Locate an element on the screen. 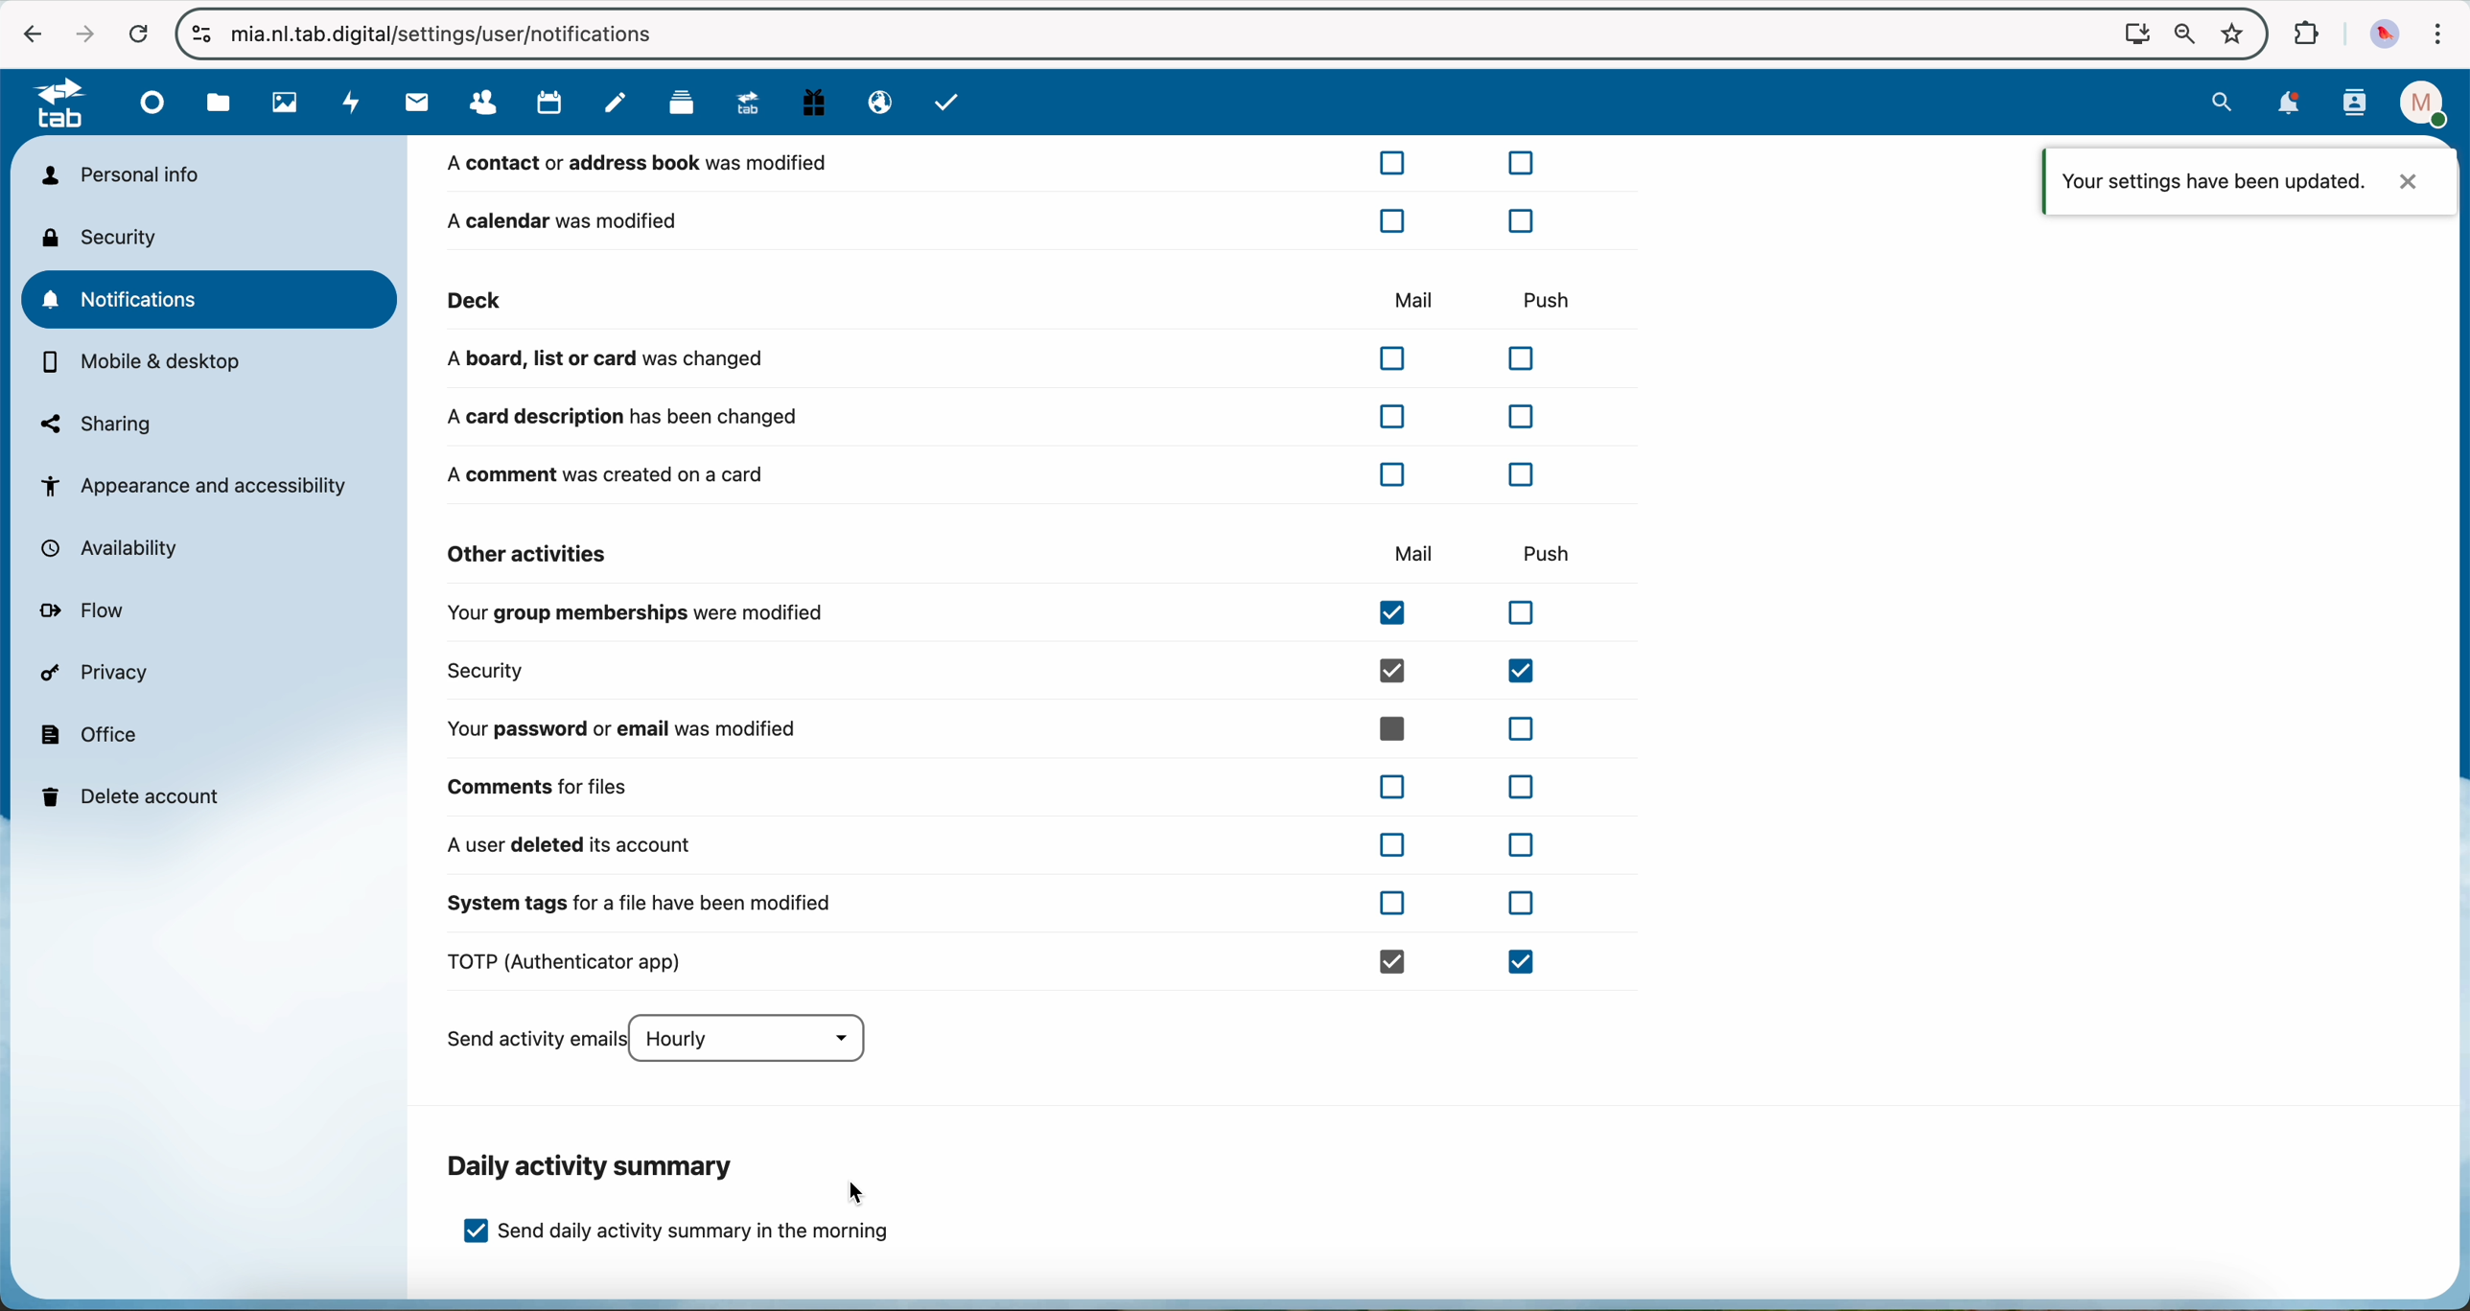  mail is located at coordinates (1410, 297).